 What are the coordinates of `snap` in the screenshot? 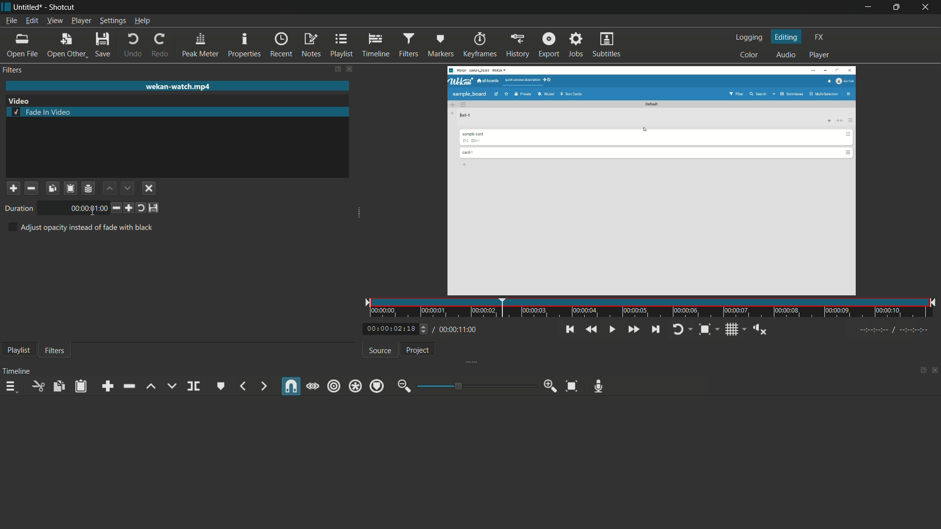 It's located at (292, 386).